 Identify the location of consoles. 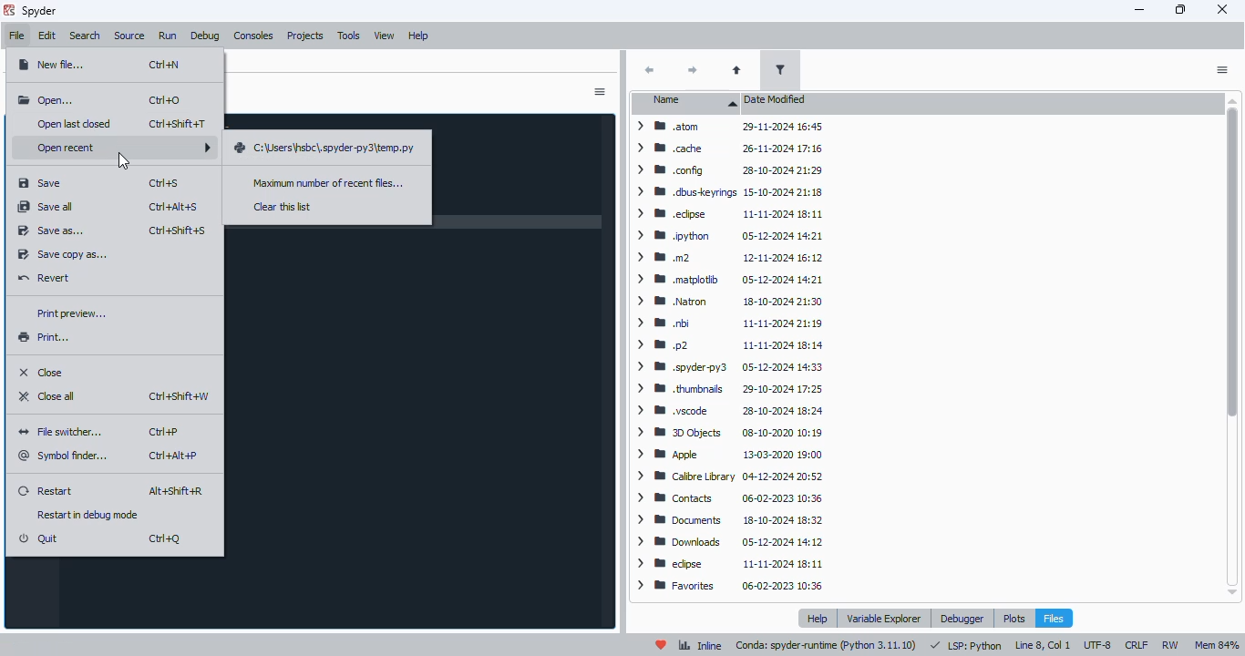
(253, 36).